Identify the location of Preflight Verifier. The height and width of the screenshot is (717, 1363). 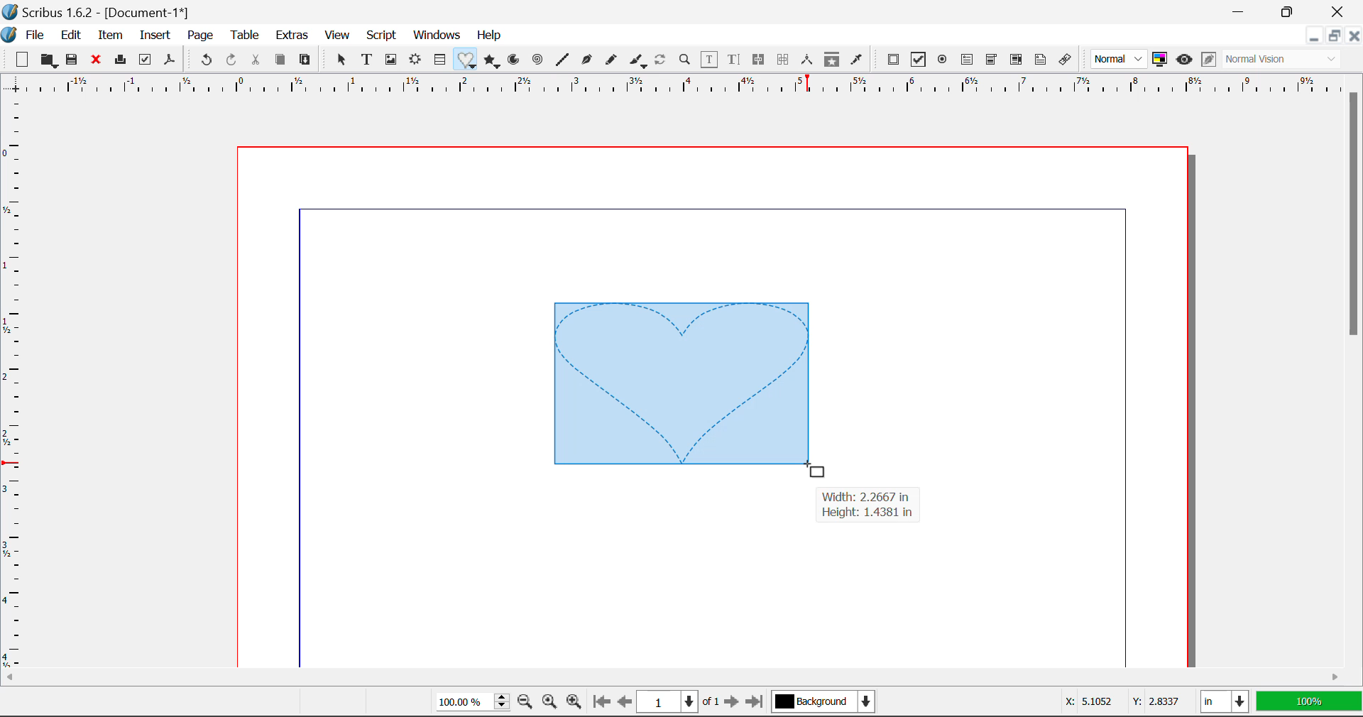
(146, 63).